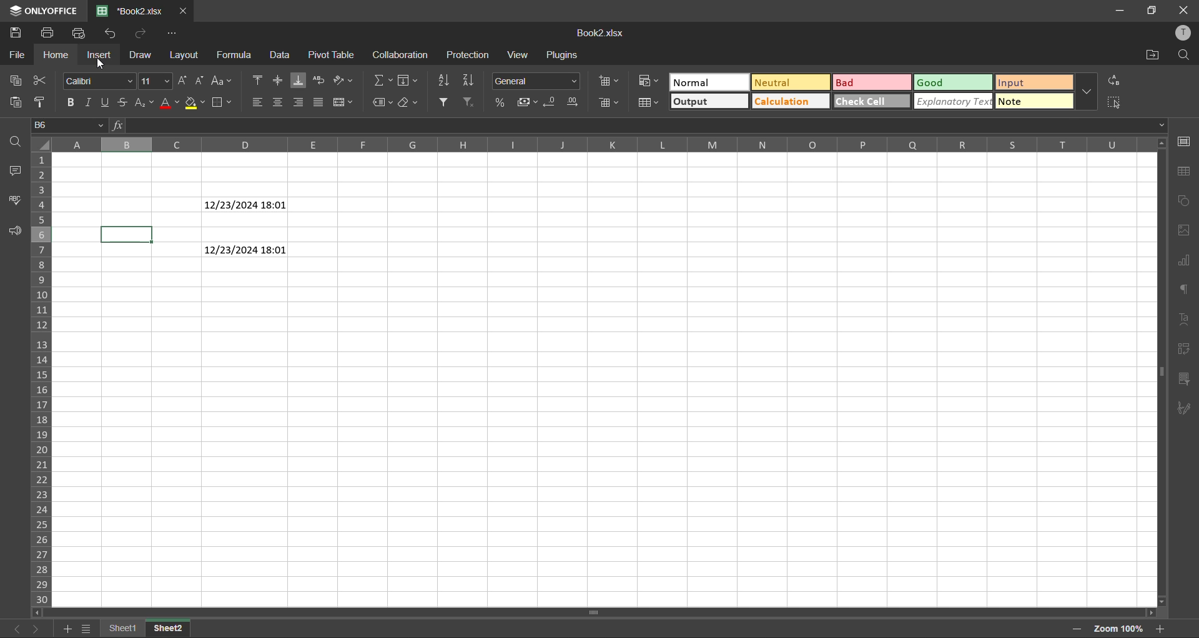 The height and width of the screenshot is (638, 1199). I want to click on collaboration, so click(401, 55).